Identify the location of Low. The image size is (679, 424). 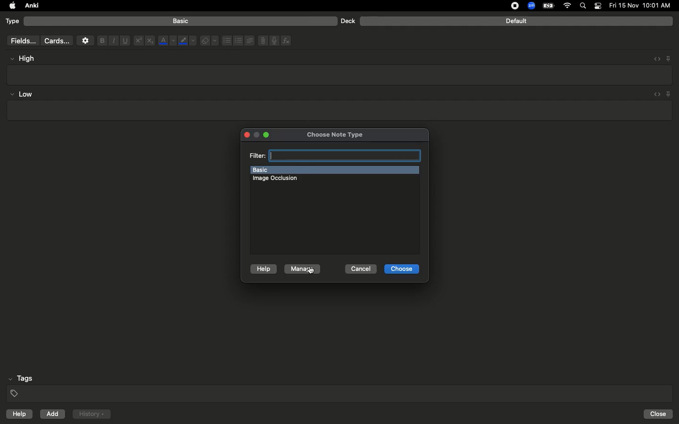
(22, 95).